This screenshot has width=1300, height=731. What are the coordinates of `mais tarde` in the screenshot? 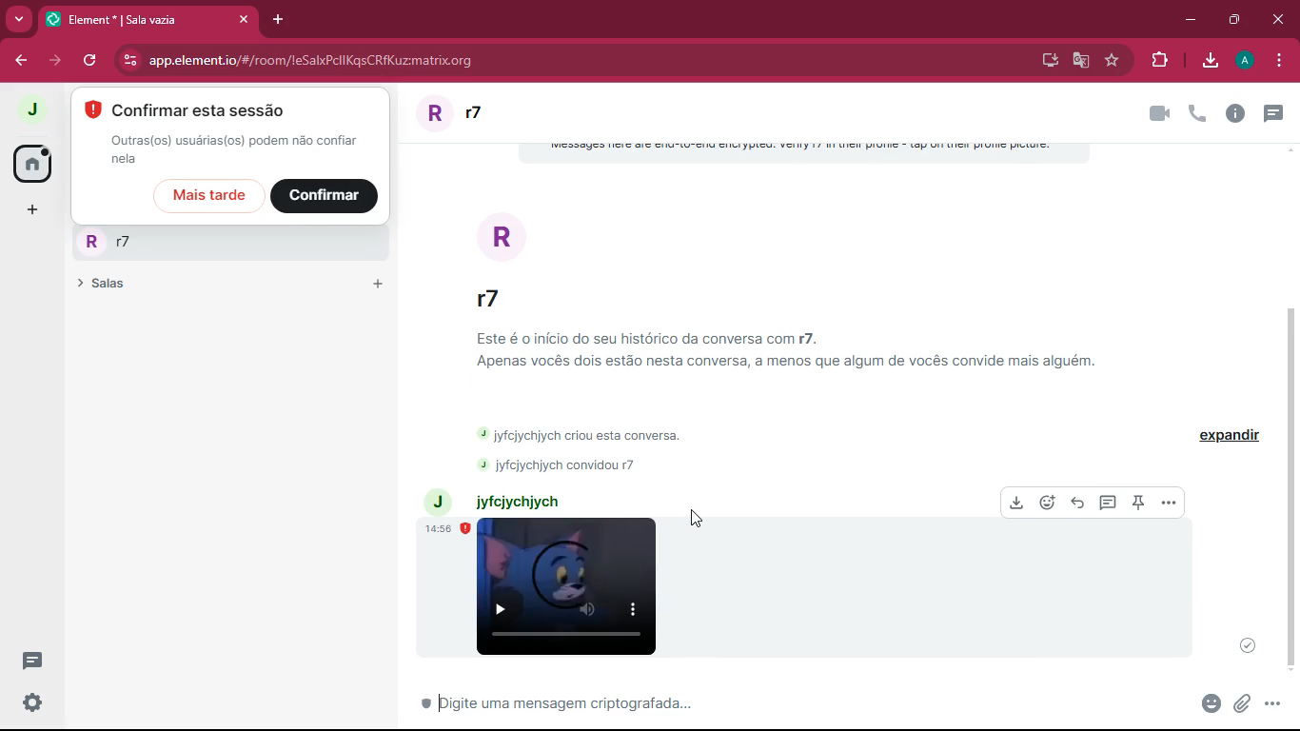 It's located at (208, 197).